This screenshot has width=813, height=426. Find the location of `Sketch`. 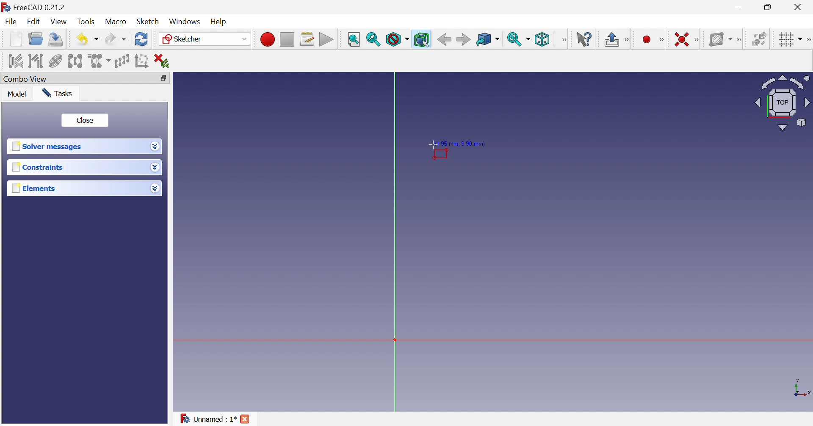

Sketch is located at coordinates (149, 21).